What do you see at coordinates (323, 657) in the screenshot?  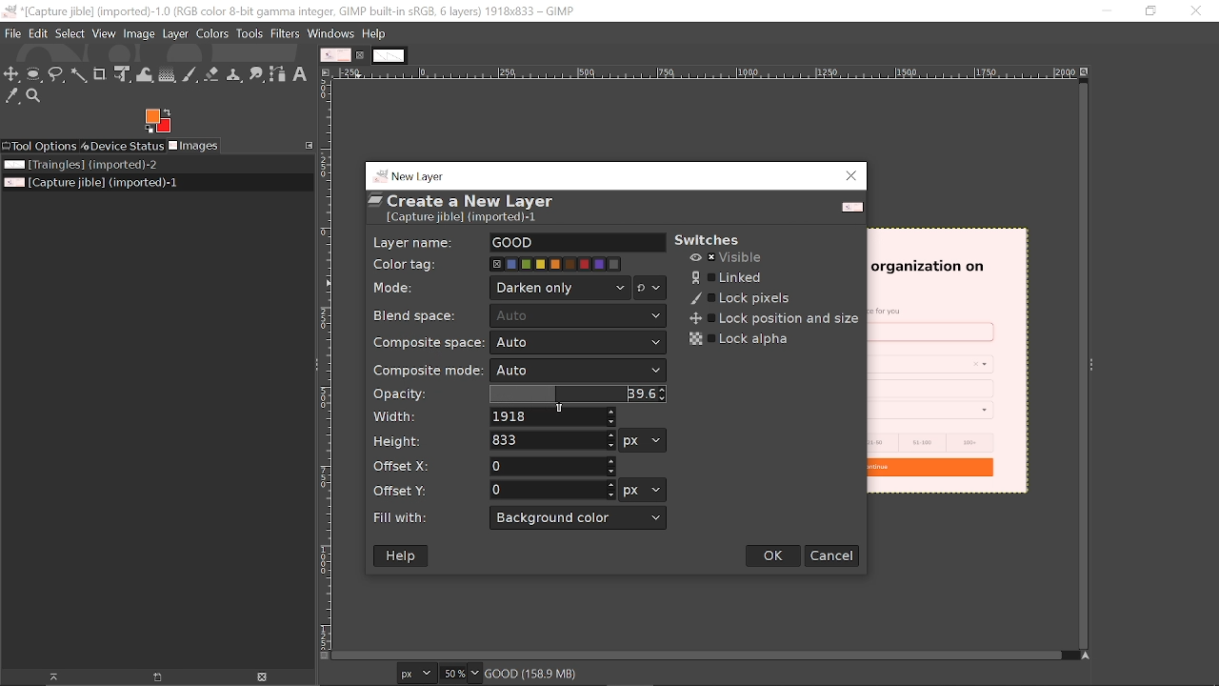 I see `Toggle quick mask on/off` at bounding box center [323, 657].